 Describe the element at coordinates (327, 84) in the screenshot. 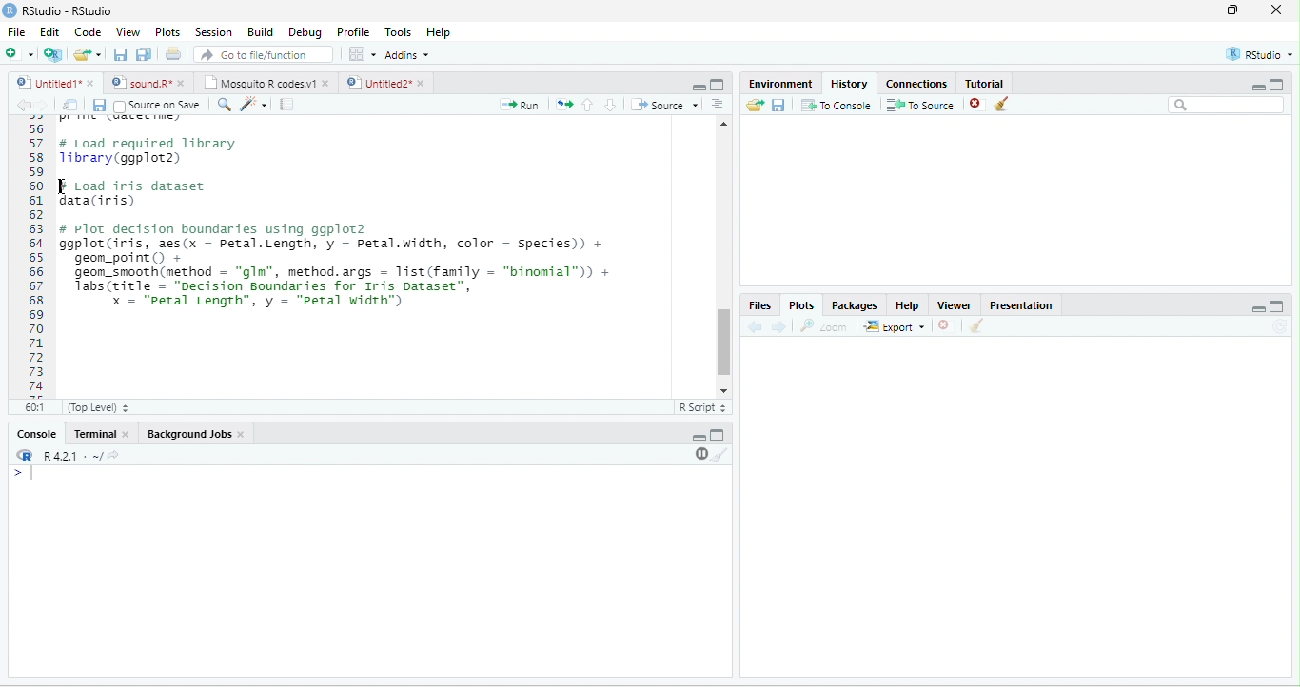

I see `close` at that location.